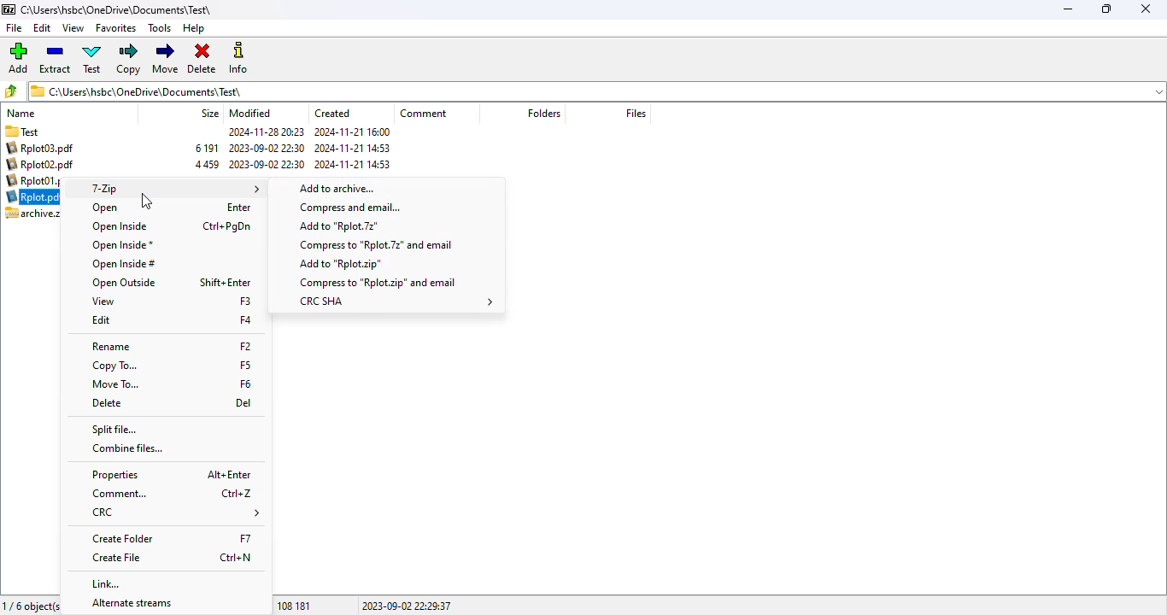 The height and width of the screenshot is (615, 1167). Describe the element at coordinates (247, 320) in the screenshot. I see `shortcut for edit` at that location.